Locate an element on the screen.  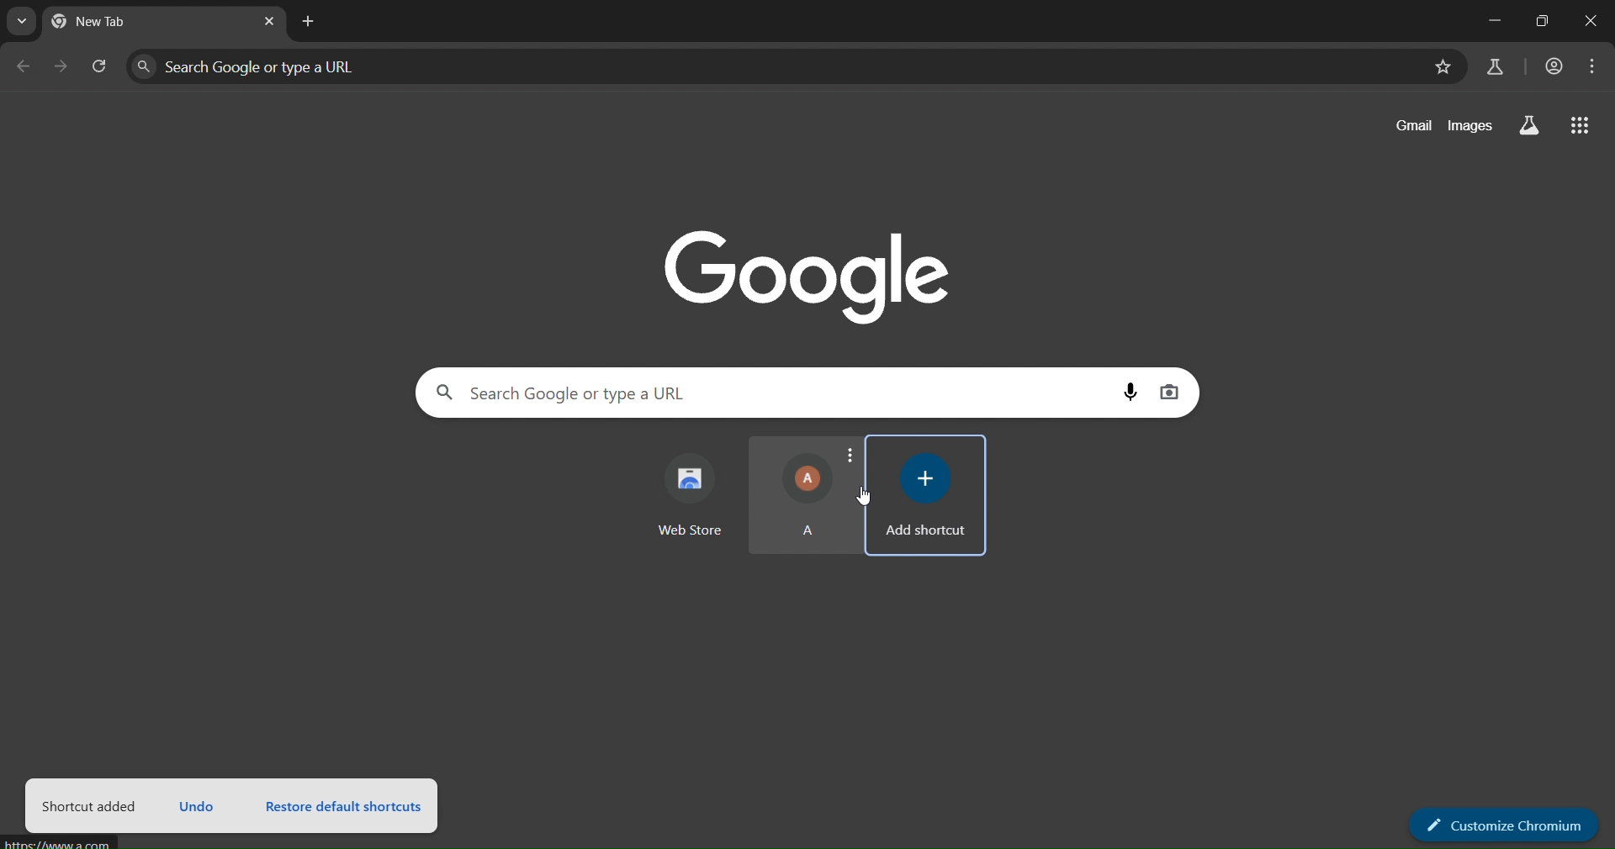
restore default shortcuts is located at coordinates (347, 804).